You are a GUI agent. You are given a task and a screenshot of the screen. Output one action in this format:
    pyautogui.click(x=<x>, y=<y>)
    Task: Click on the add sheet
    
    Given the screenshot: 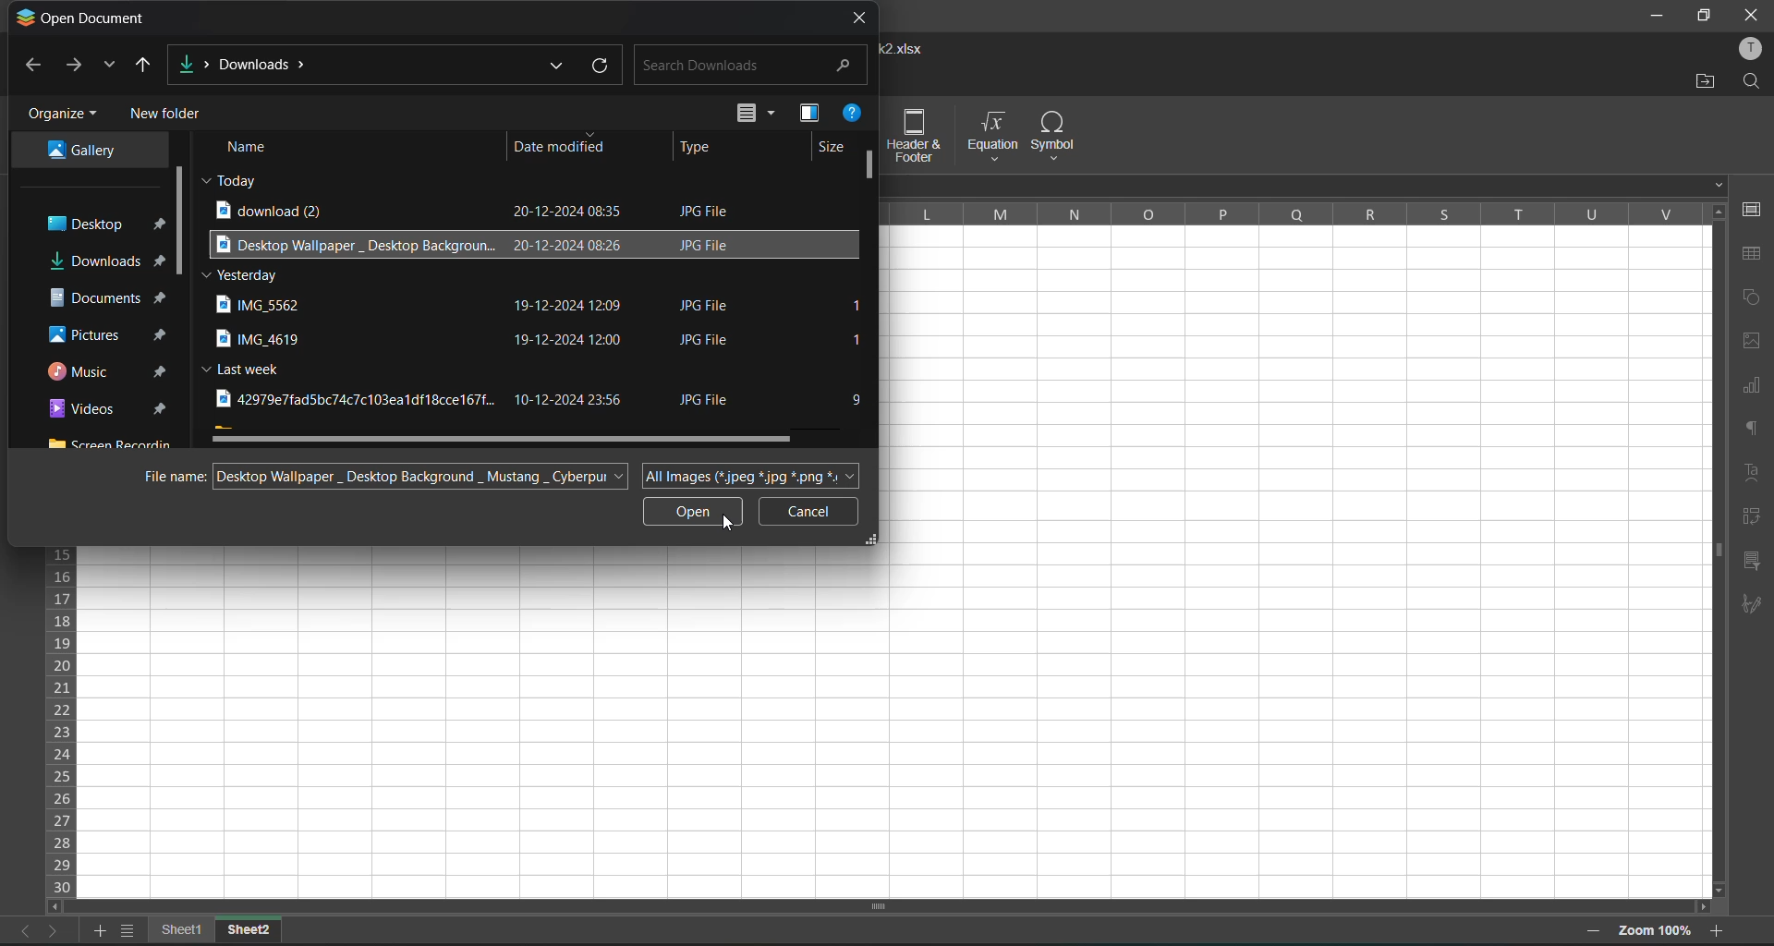 What is the action you would take?
    pyautogui.click(x=100, y=932)
    